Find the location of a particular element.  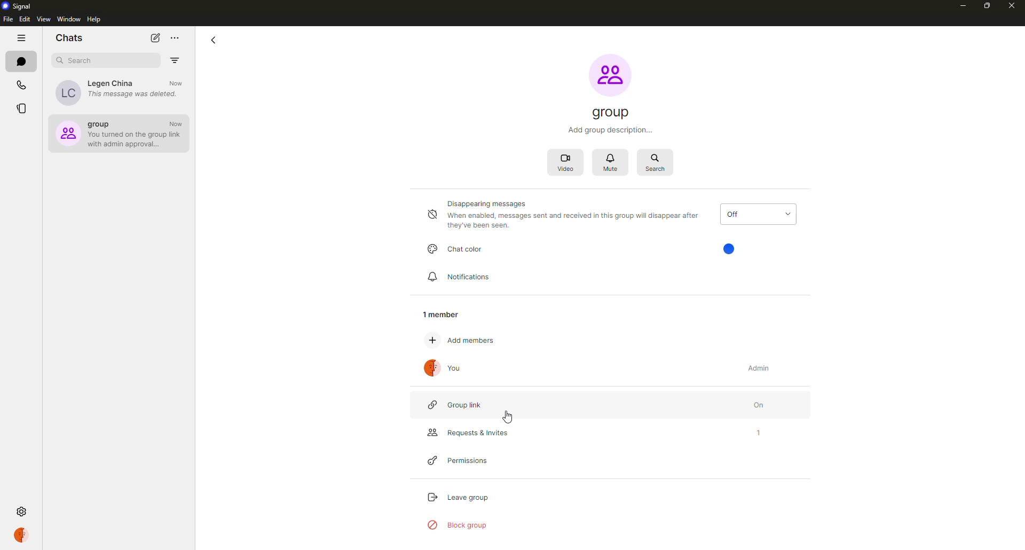

1 member is located at coordinates (444, 315).